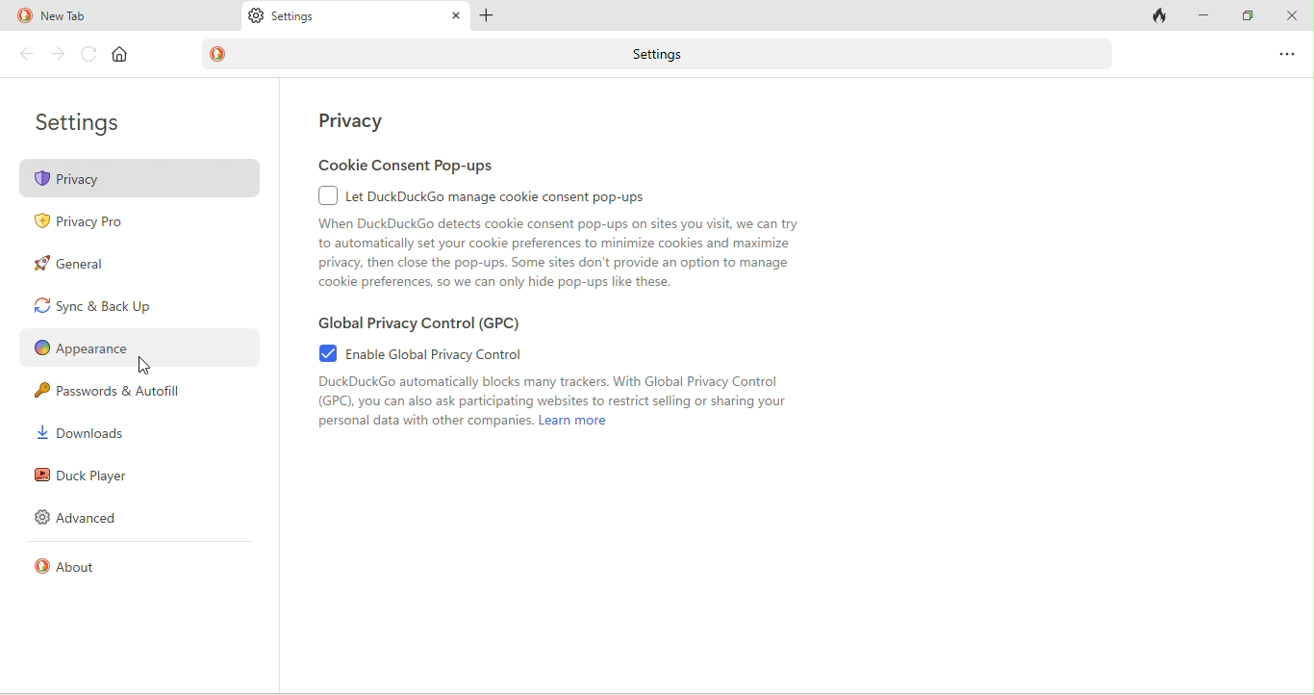 The width and height of the screenshot is (1314, 695). I want to click on learn more, so click(575, 425).